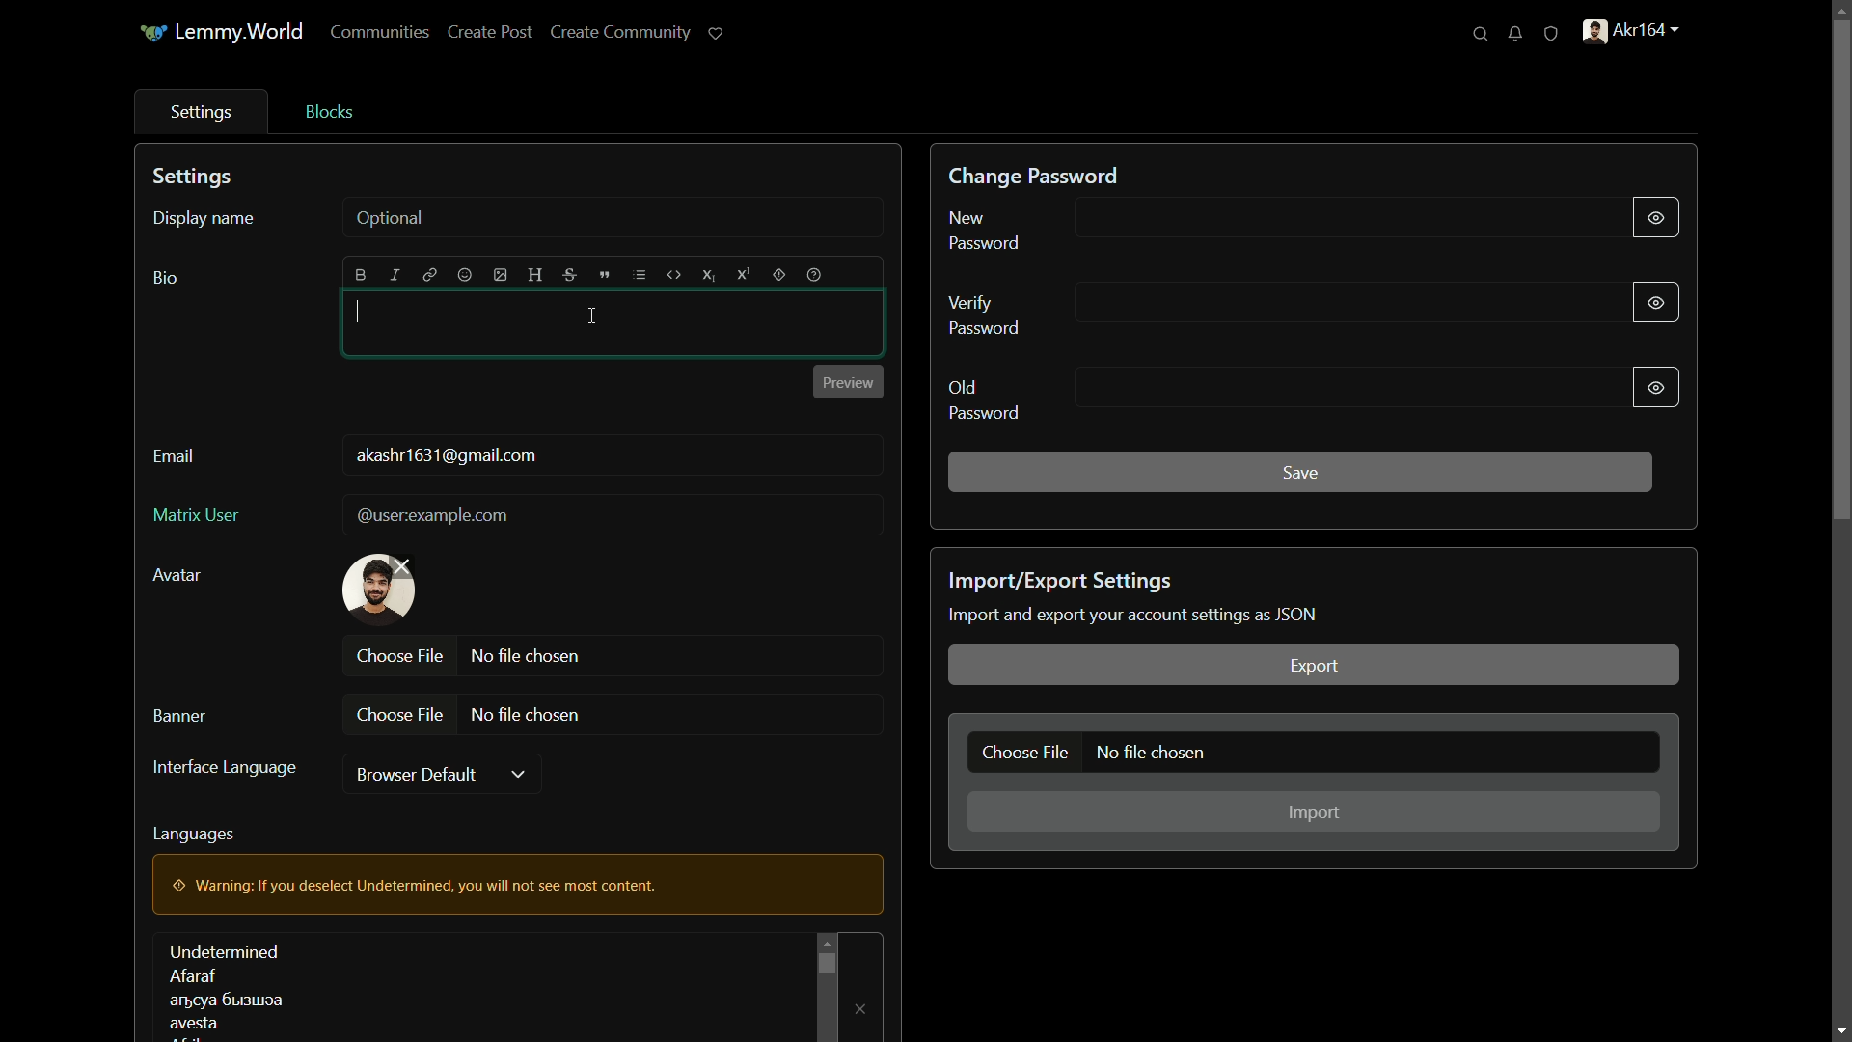 This screenshot has height=1042, width=1852. I want to click on change password, so click(1032, 177).